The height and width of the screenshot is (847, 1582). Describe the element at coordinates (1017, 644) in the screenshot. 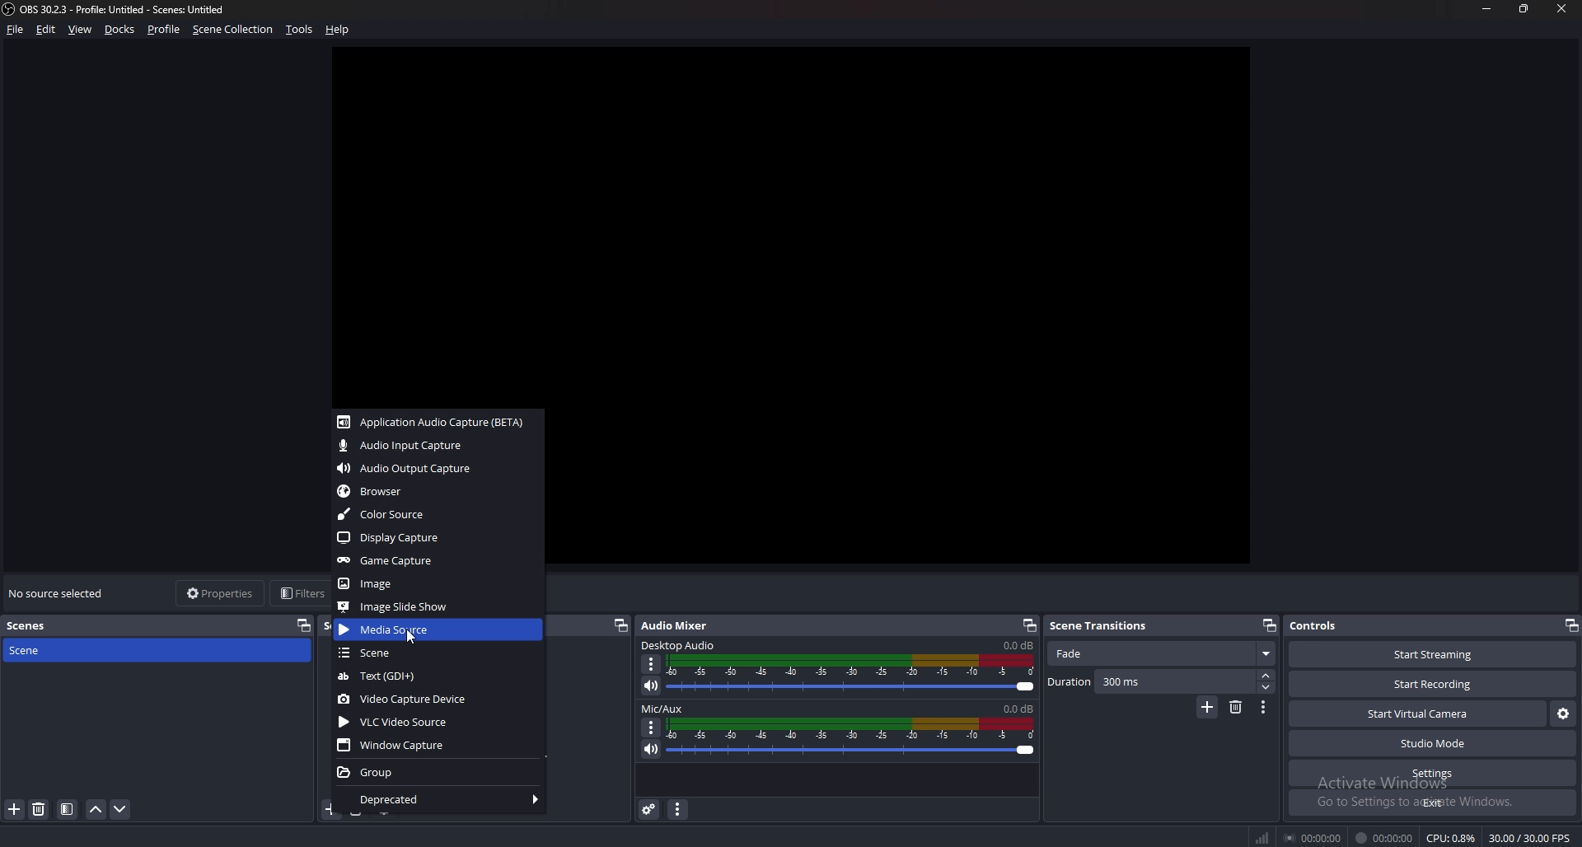

I see `Audio in decibels` at that location.